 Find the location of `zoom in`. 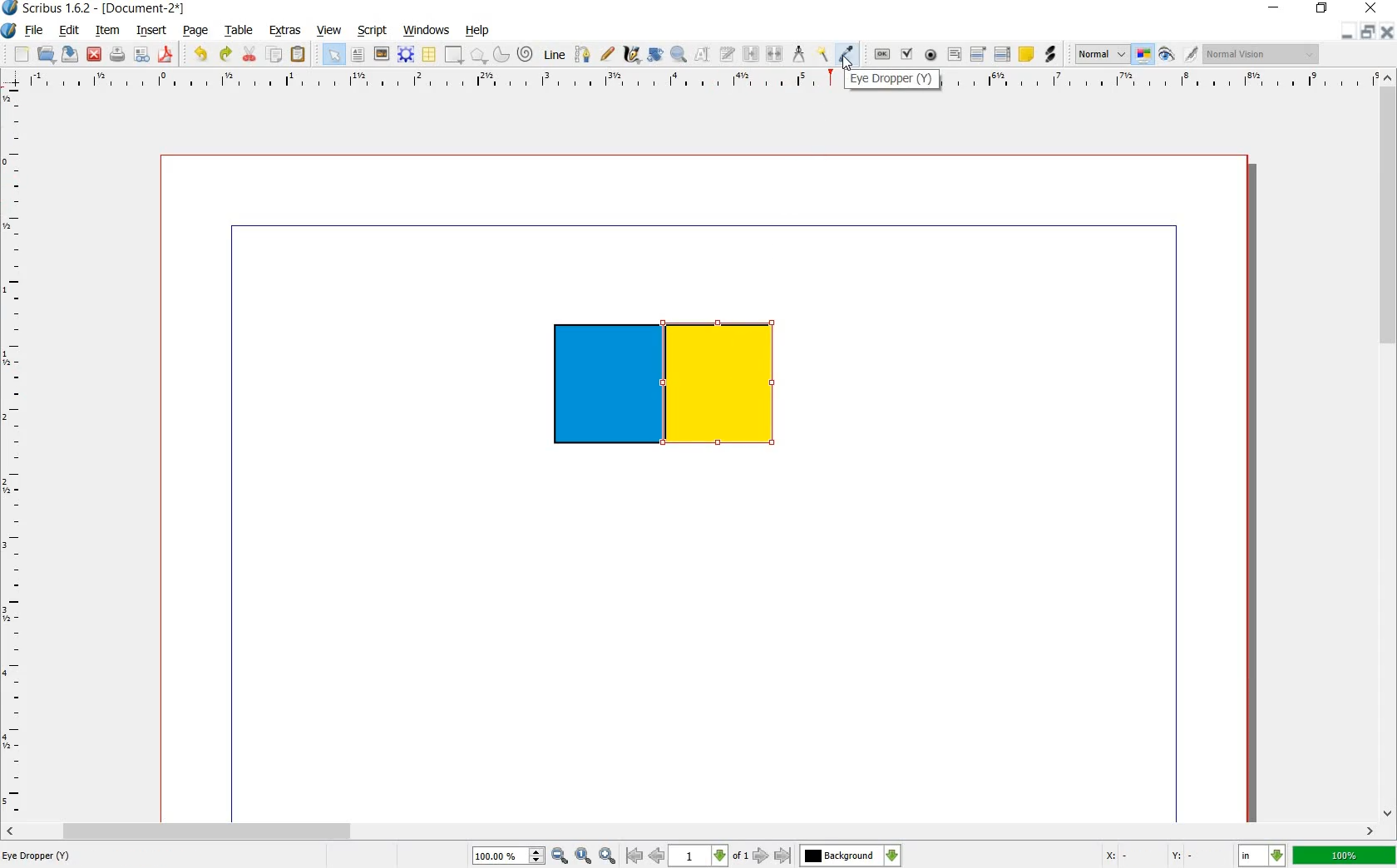

zoom in is located at coordinates (606, 855).